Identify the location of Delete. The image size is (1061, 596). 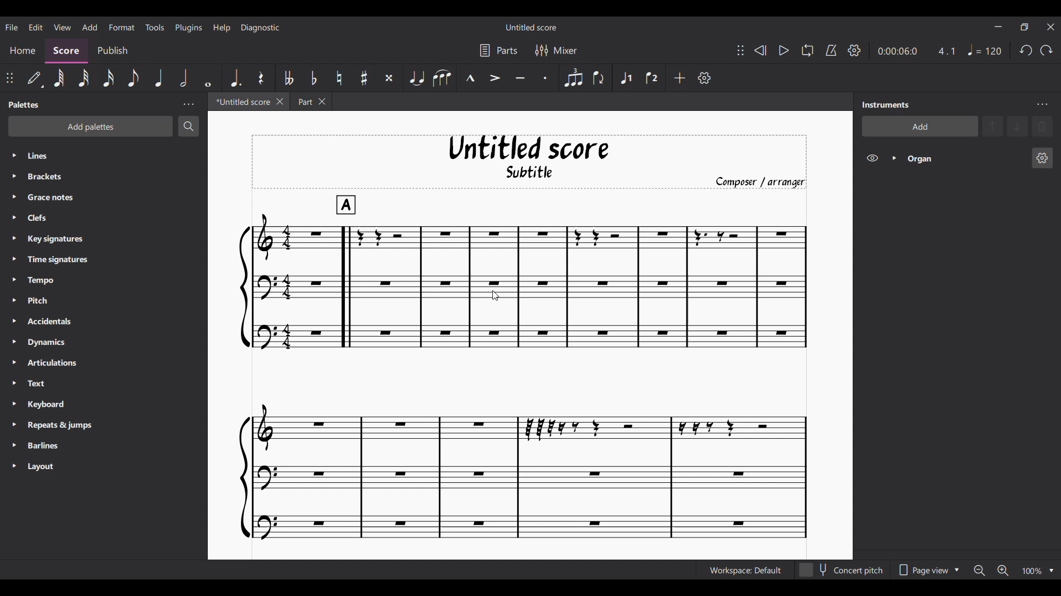
(1042, 126).